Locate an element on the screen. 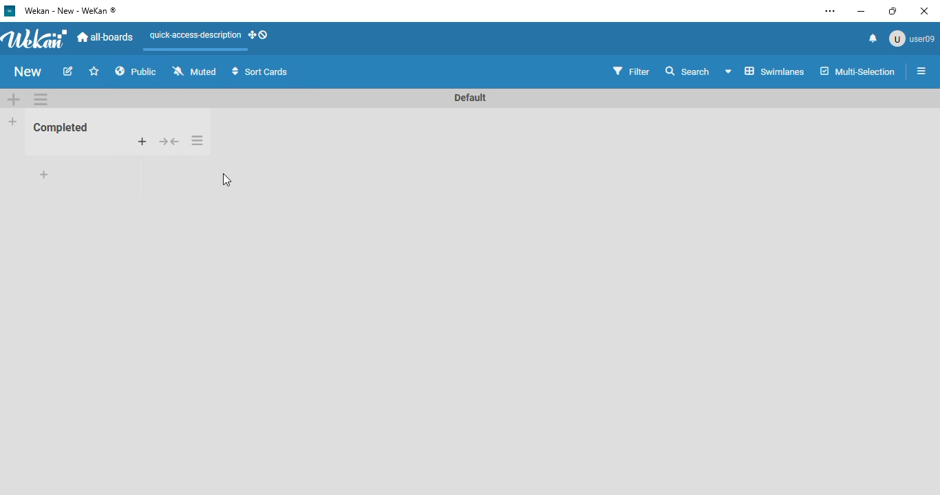  minimize is located at coordinates (862, 11).